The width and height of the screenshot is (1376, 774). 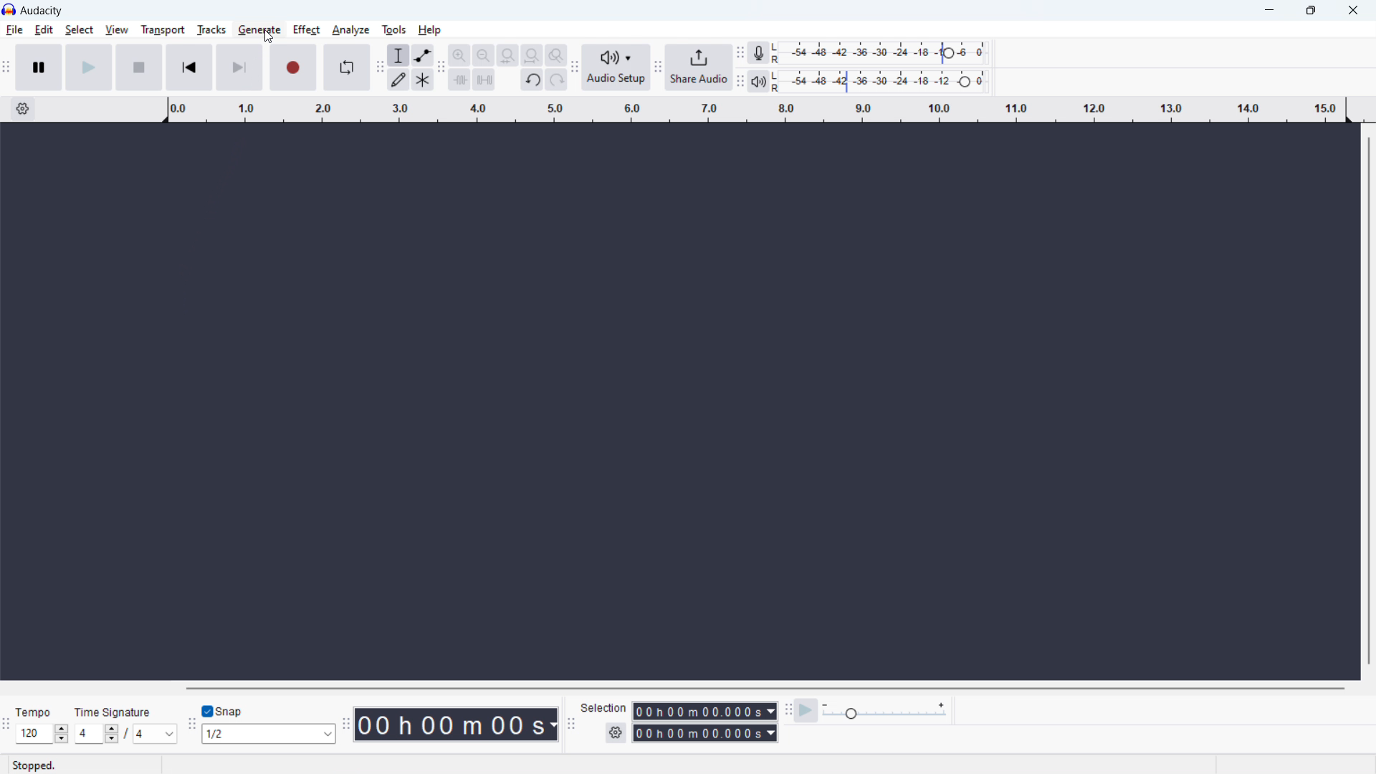 I want to click on zoom in, so click(x=460, y=55).